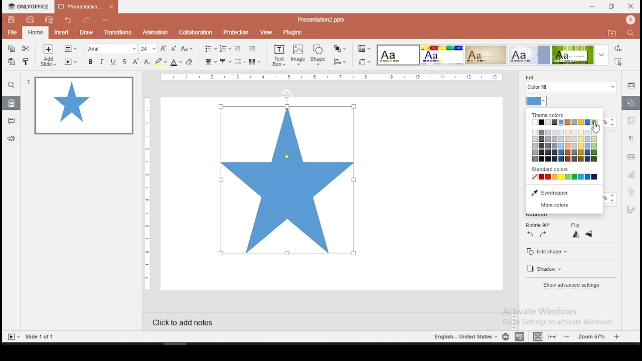 The image size is (642, 361). Describe the element at coordinates (631, 6) in the screenshot. I see `close window` at that location.